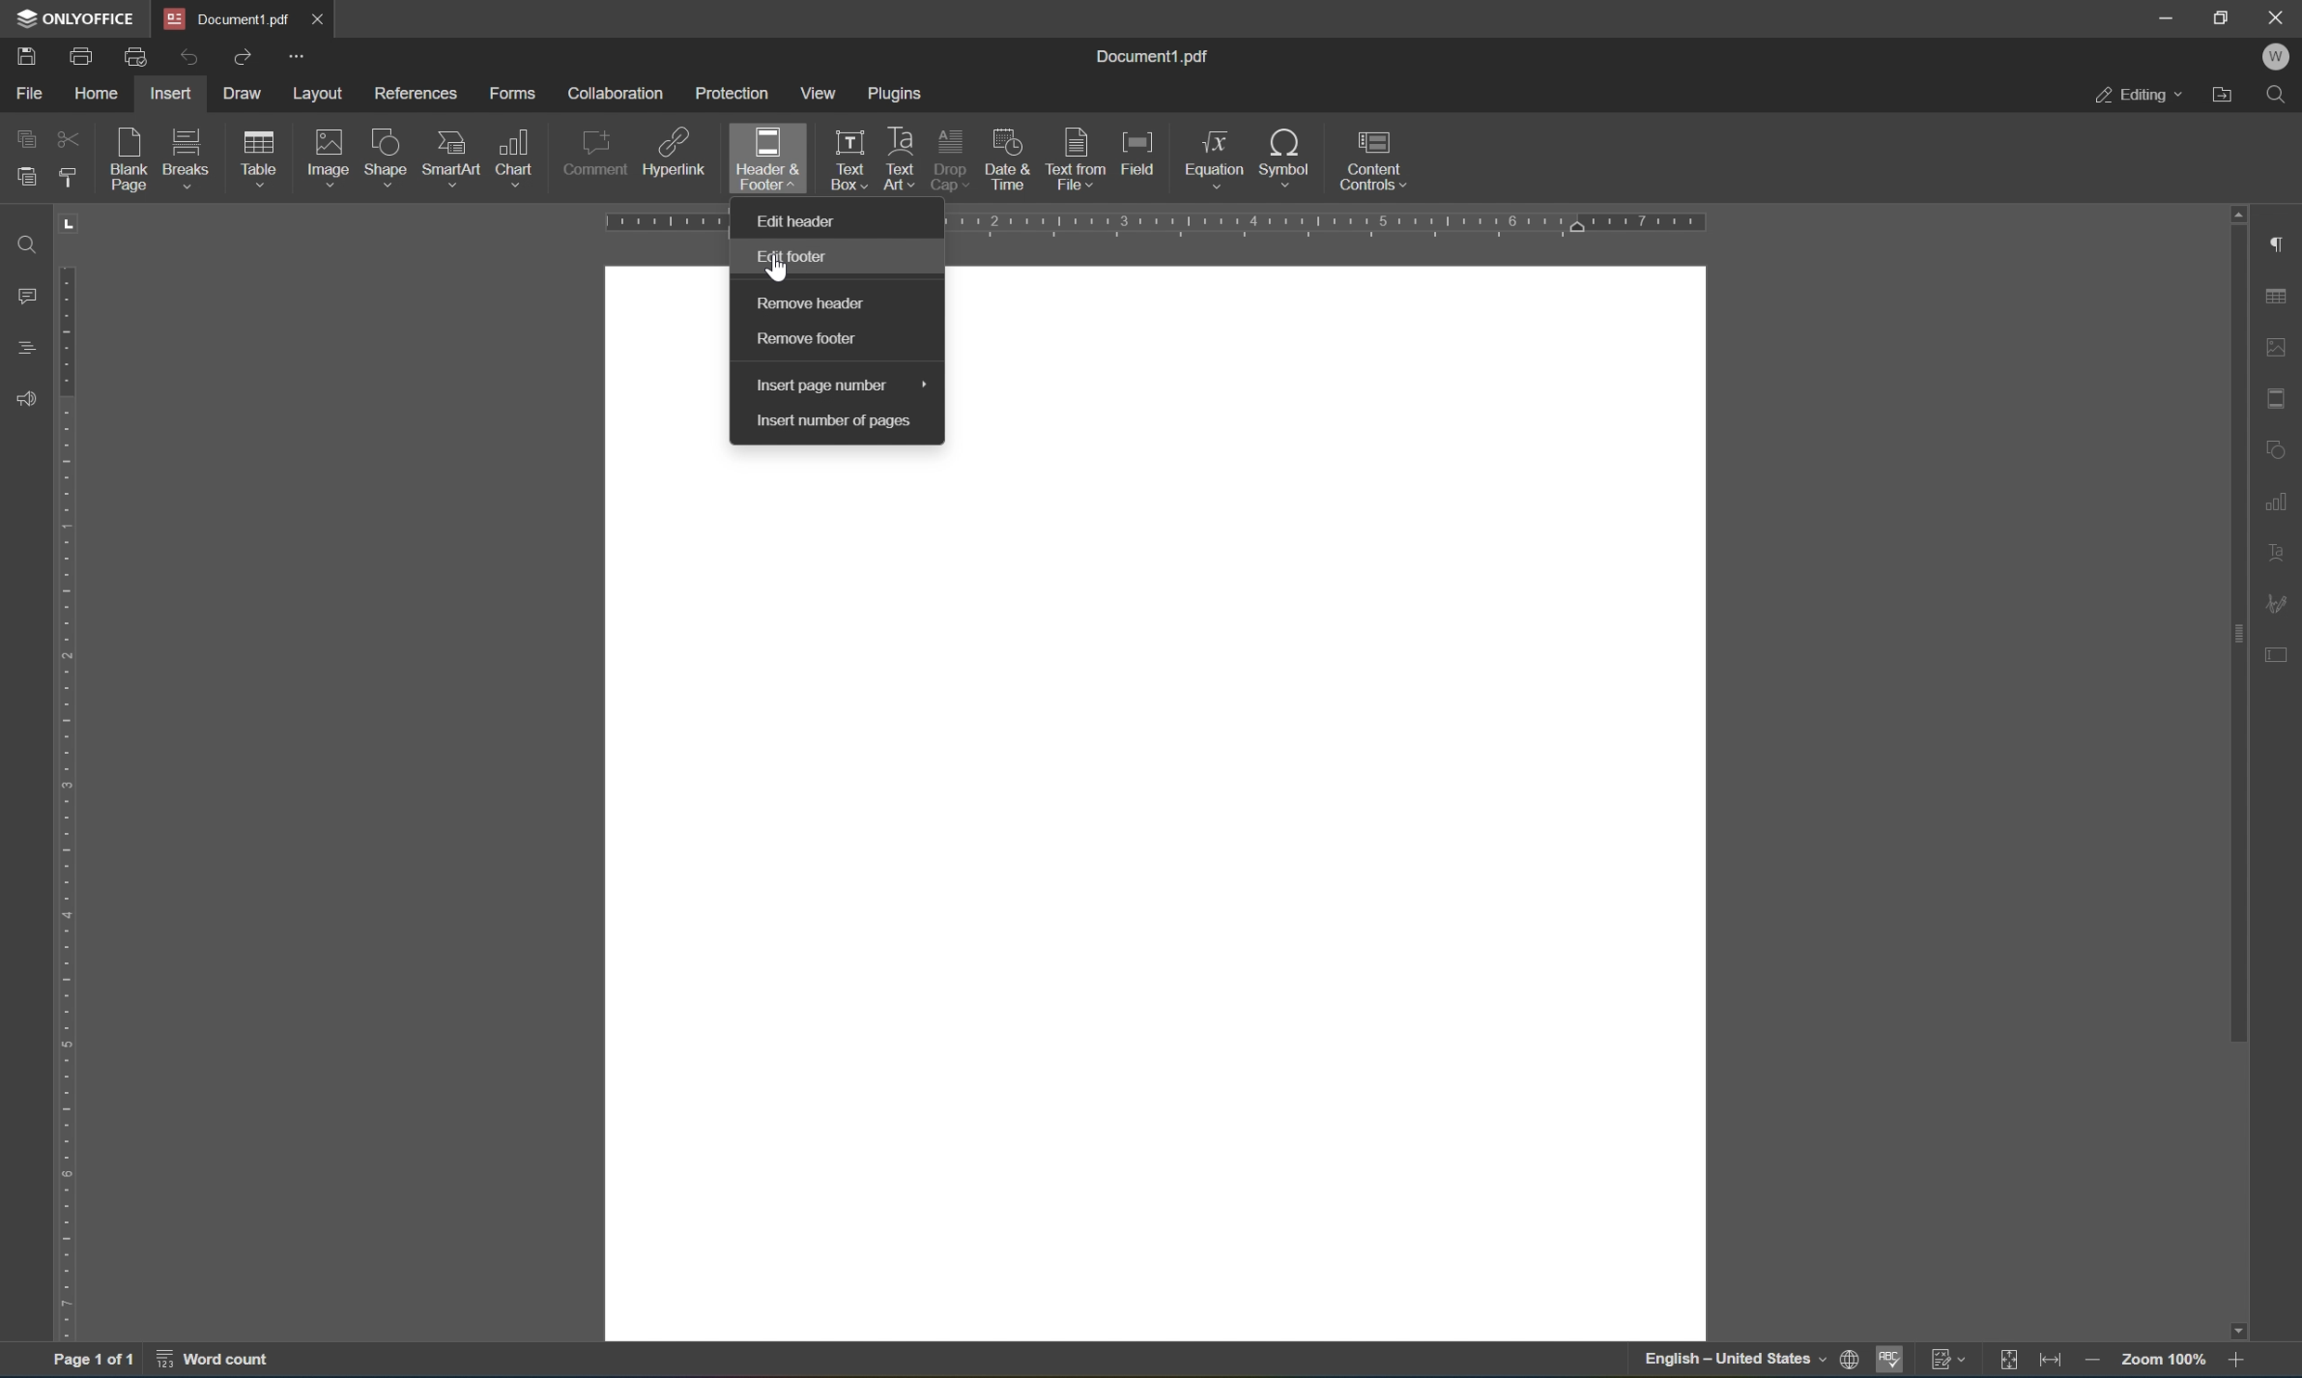  What do you see at coordinates (1157, 56) in the screenshot?
I see `document1.pdf` at bounding box center [1157, 56].